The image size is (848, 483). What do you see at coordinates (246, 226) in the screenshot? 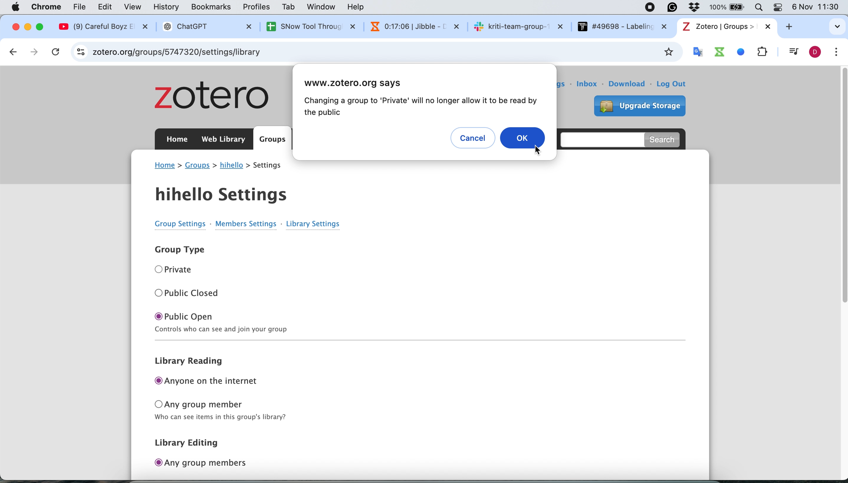
I see `Members settings` at bounding box center [246, 226].